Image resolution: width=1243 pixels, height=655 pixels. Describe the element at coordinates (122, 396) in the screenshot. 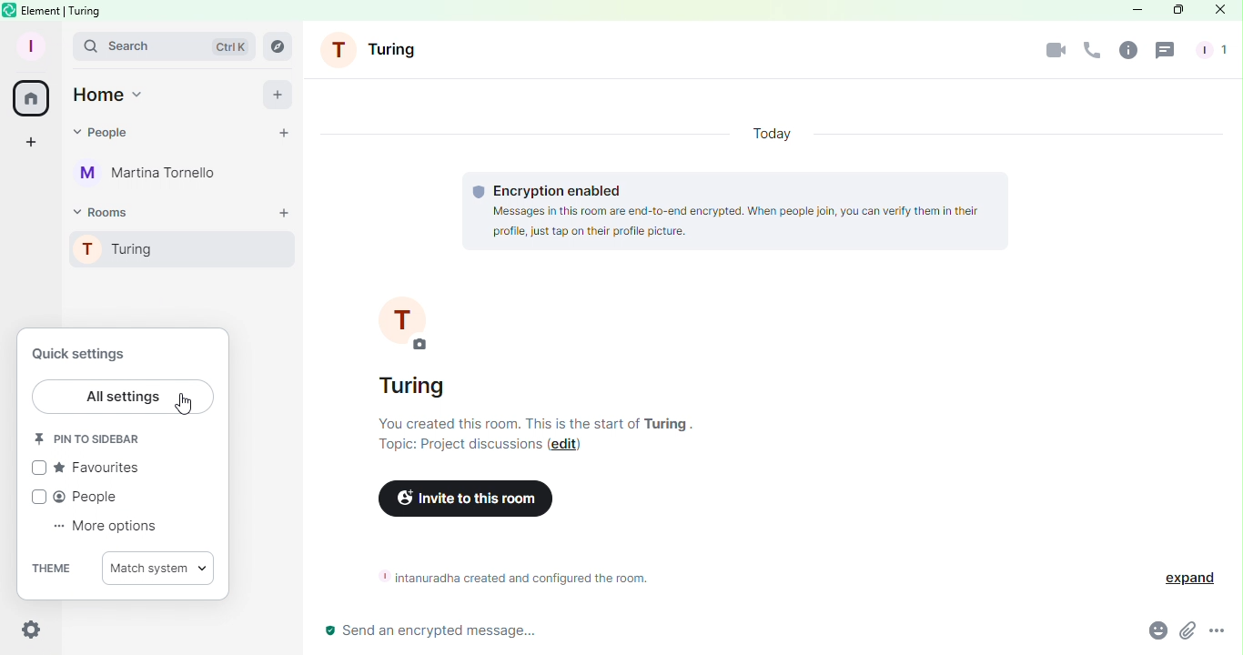

I see `All settings` at that location.